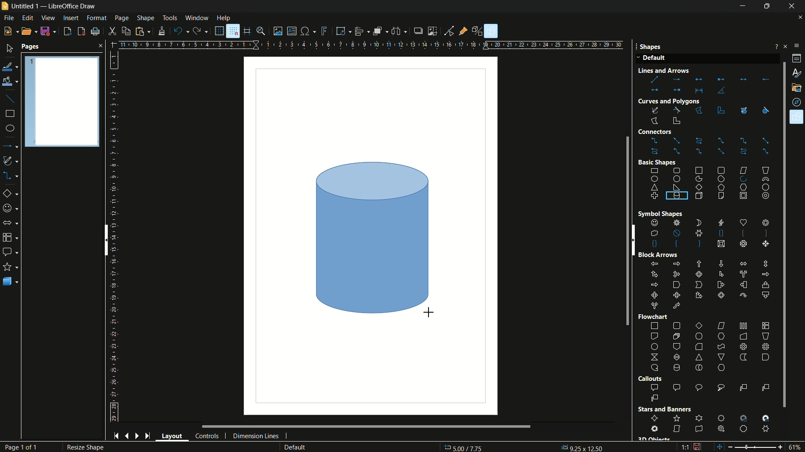 This screenshot has height=452, width=805. I want to click on Curves and Polygons, so click(669, 100).